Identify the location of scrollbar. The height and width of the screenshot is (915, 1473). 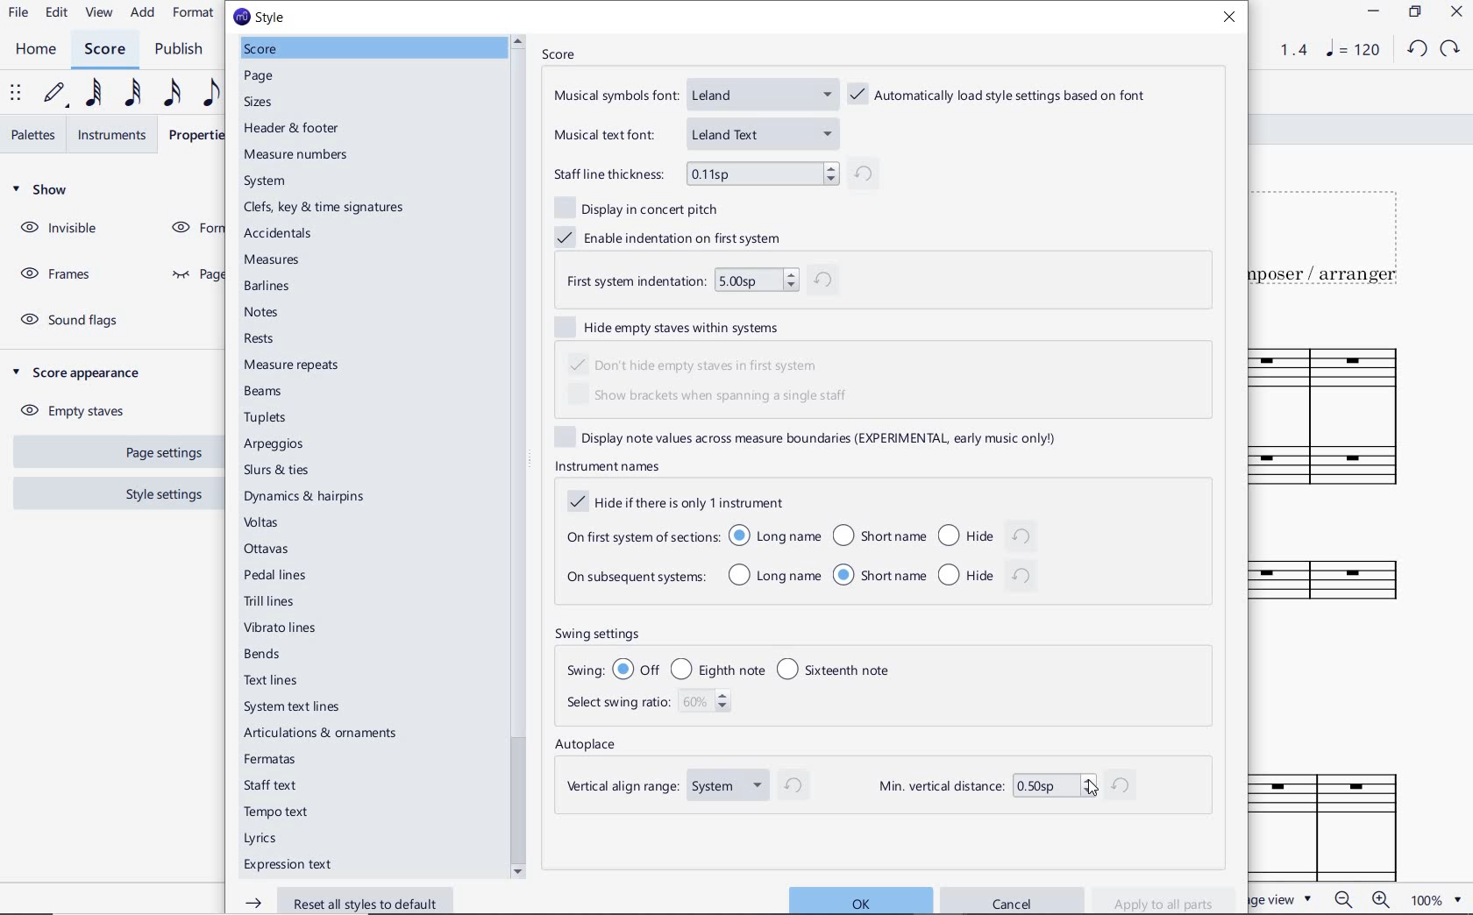
(518, 456).